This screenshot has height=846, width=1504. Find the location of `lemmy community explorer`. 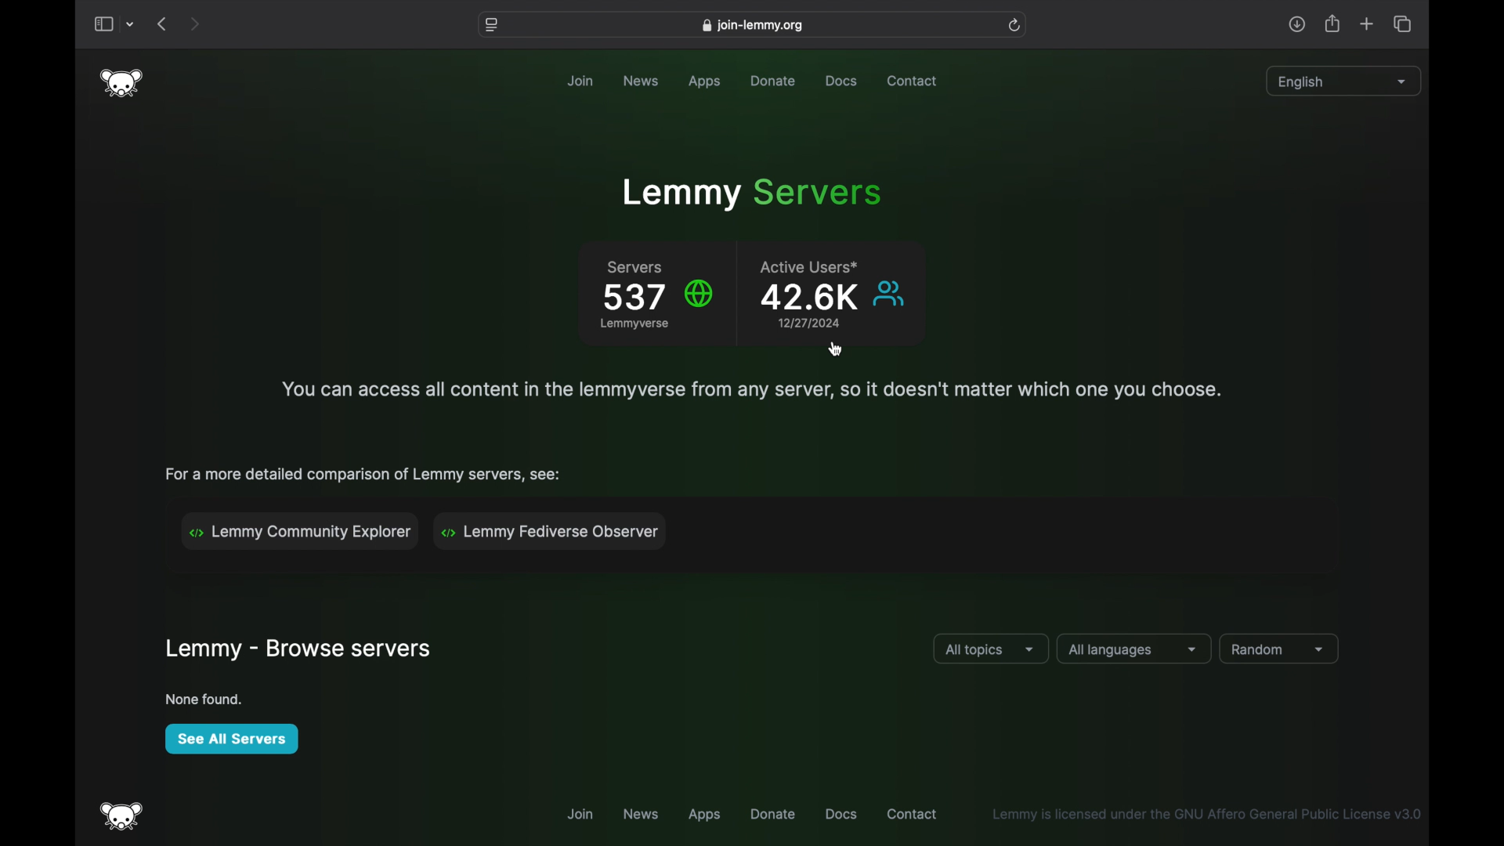

lemmy community explorer is located at coordinates (300, 531).